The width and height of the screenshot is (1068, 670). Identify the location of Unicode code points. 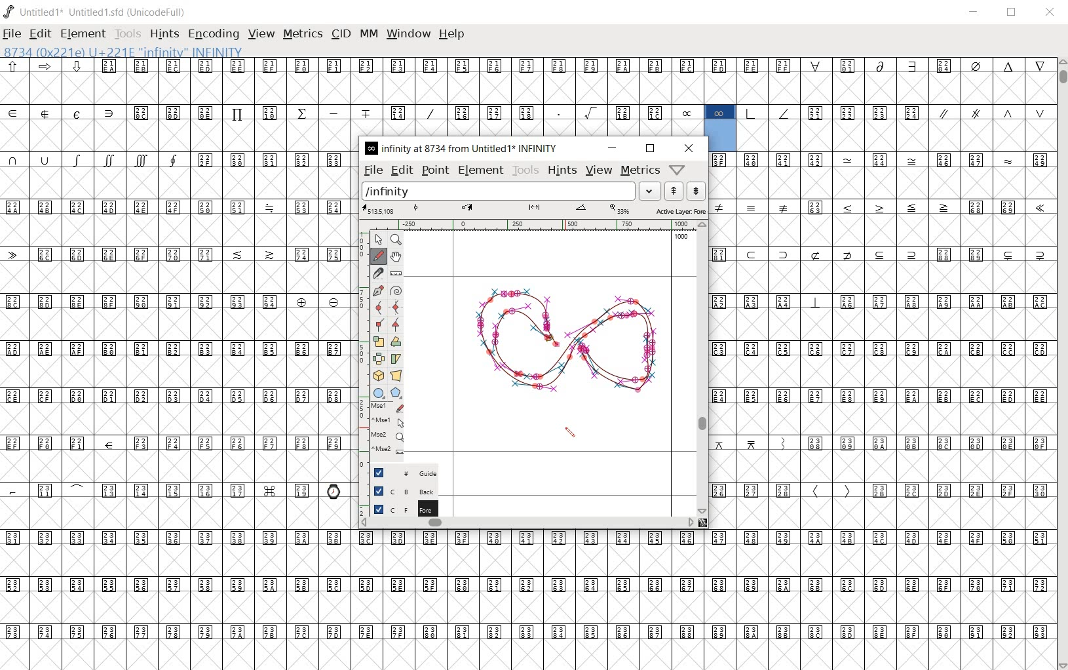
(527, 538).